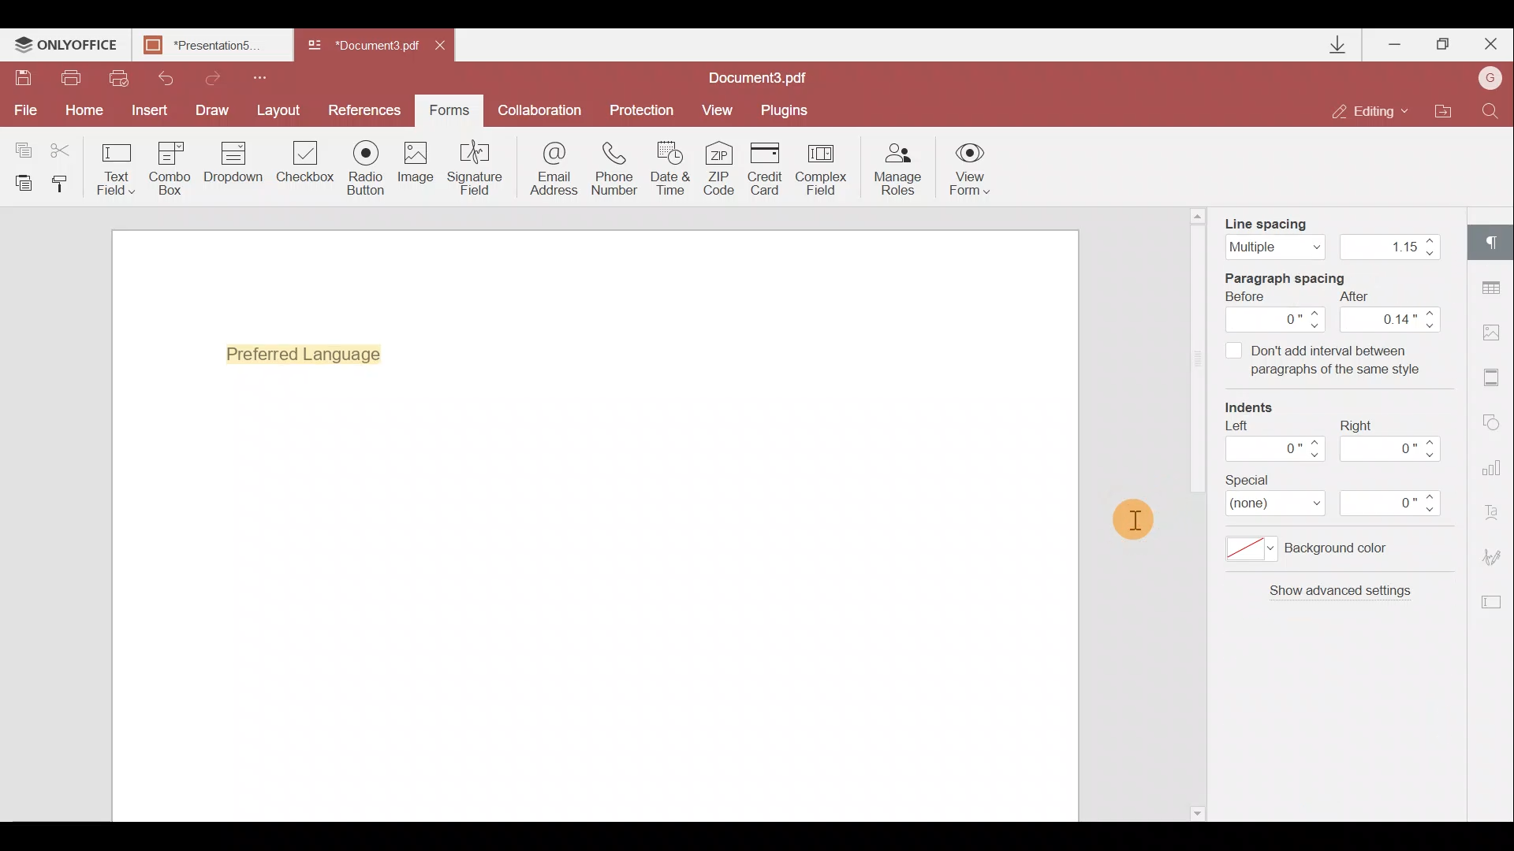  Describe the element at coordinates (1491, 110) in the screenshot. I see `Find` at that location.